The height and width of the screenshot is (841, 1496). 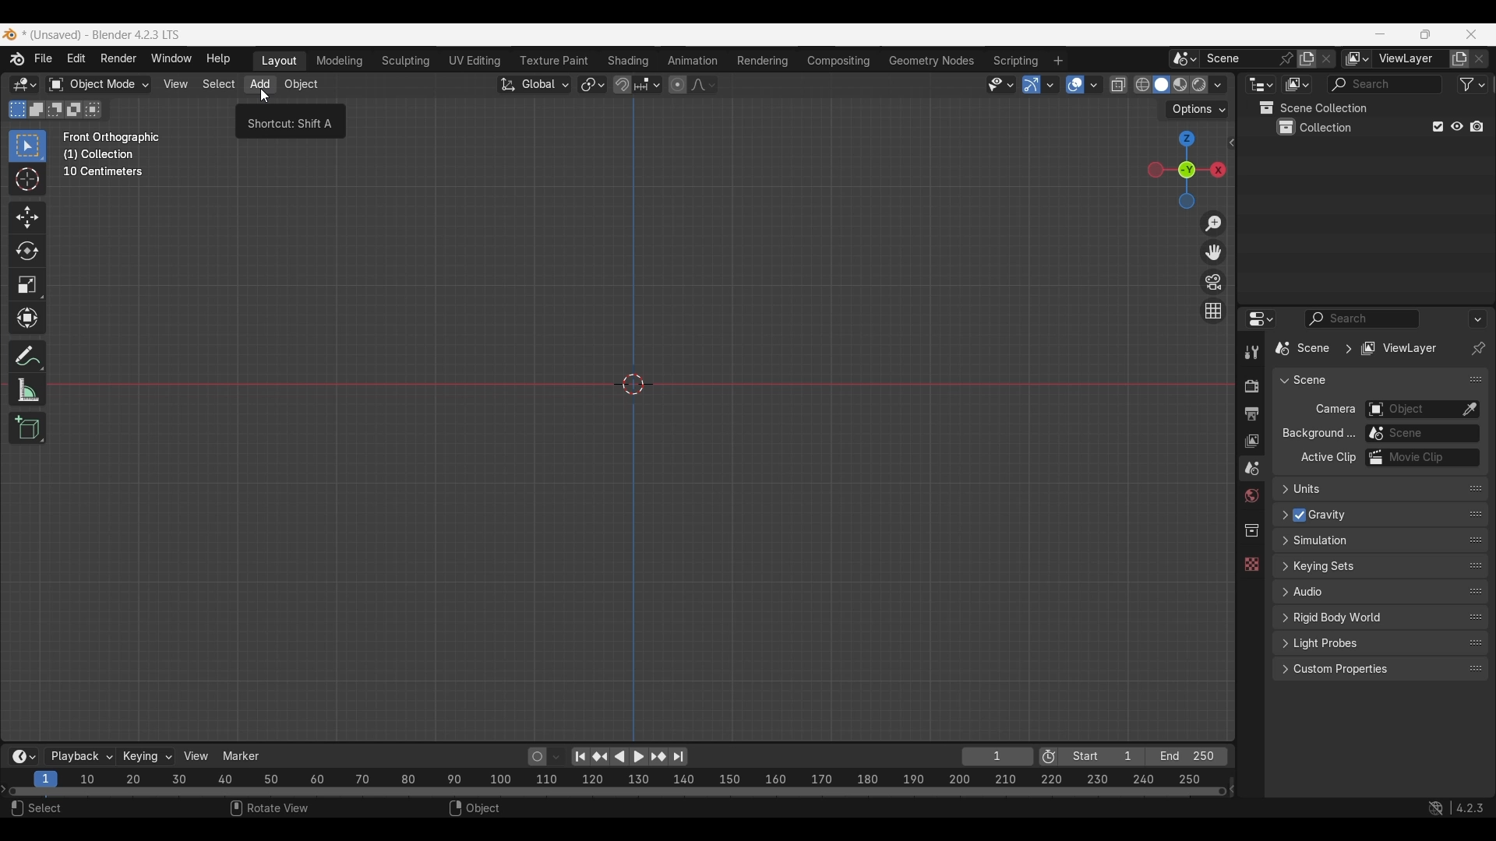 What do you see at coordinates (1093, 85) in the screenshot?
I see `Overlays` at bounding box center [1093, 85].